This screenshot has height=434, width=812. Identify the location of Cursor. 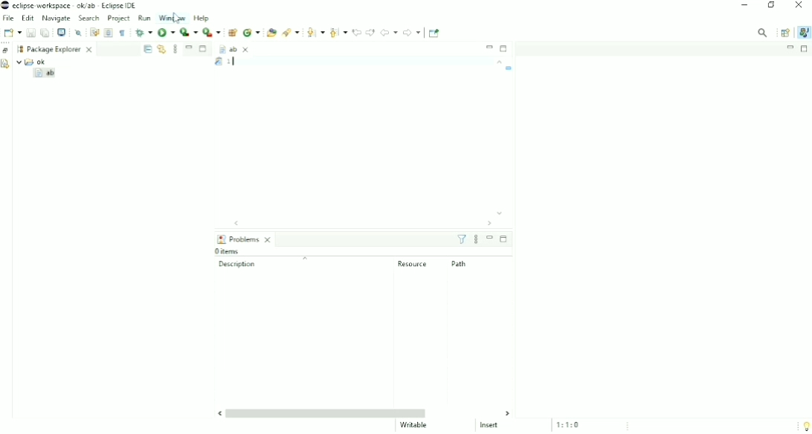
(178, 17).